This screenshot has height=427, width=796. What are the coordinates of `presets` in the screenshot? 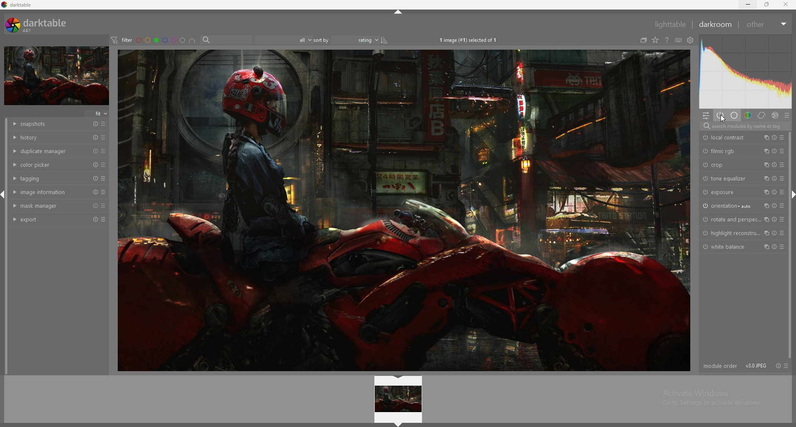 It's located at (104, 205).